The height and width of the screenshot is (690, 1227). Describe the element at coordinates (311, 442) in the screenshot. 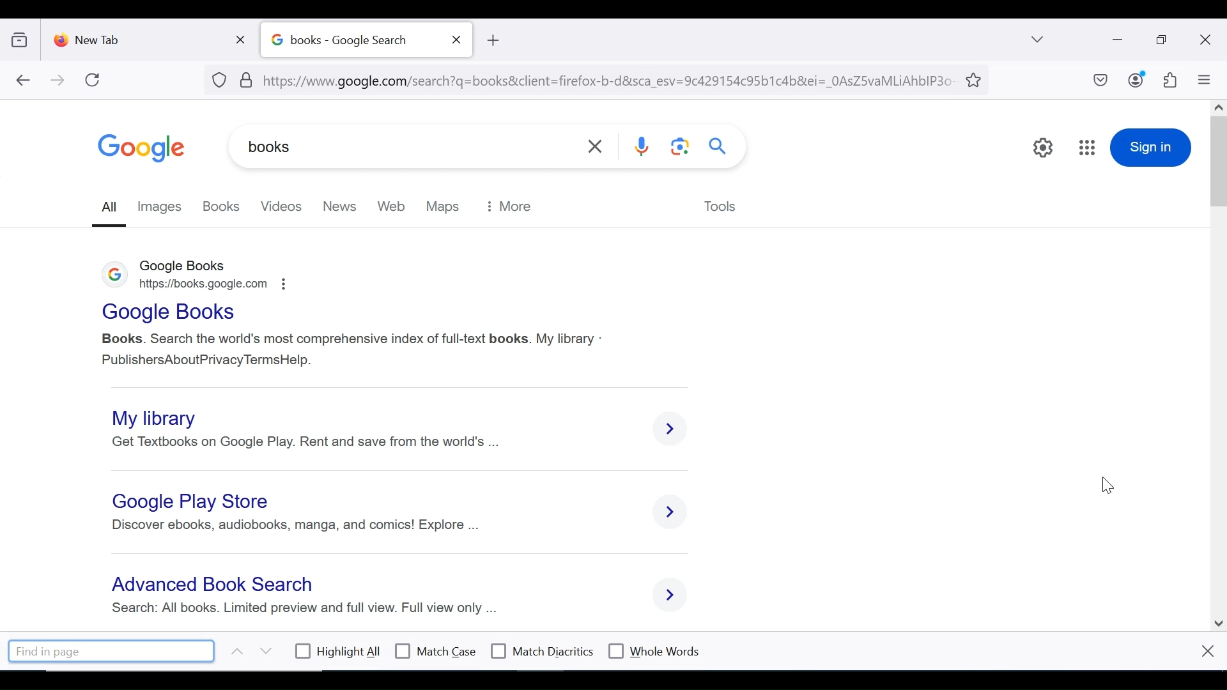

I see `get the textbooks on Google Play. Rent and save from the world's finest` at that location.